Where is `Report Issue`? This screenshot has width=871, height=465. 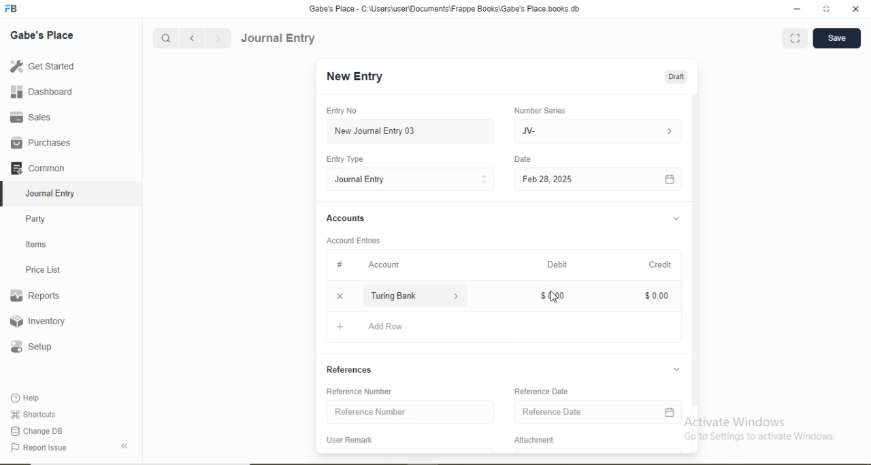
Report Issue is located at coordinates (38, 448).